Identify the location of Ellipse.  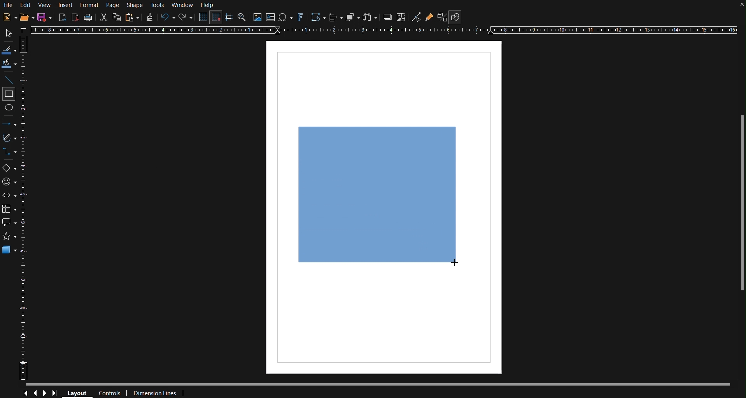
(10, 110).